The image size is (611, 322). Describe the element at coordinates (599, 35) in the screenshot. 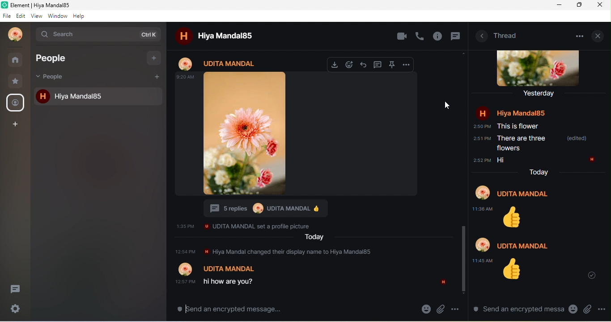

I see `close` at that location.